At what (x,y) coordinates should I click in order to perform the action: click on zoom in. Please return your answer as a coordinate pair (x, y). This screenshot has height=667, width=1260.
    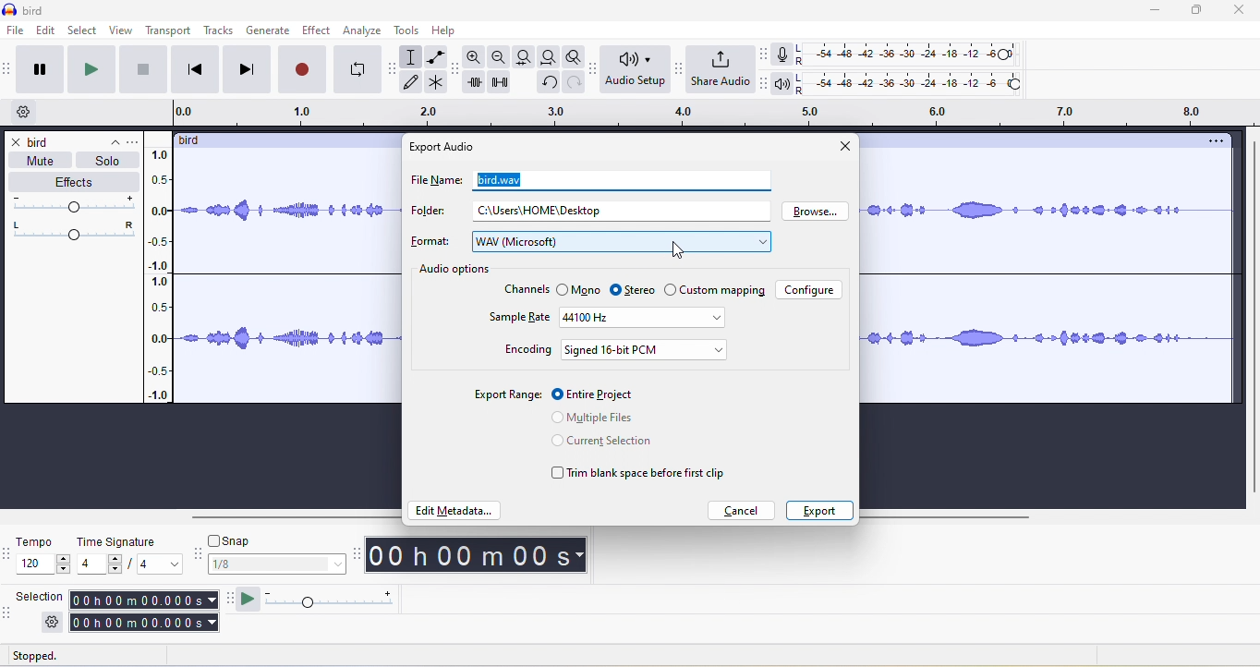
    Looking at the image, I should click on (476, 59).